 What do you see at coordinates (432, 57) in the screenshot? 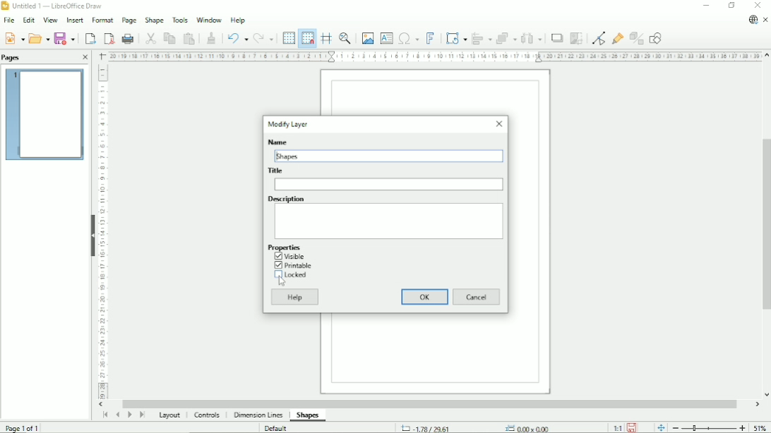
I see `Horizontal scale` at bounding box center [432, 57].